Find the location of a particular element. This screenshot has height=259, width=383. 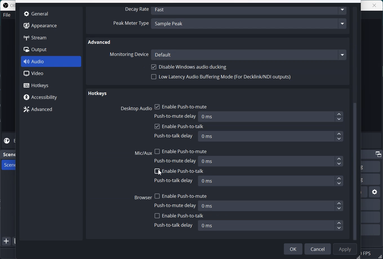

Mic/Aux is located at coordinates (143, 153).